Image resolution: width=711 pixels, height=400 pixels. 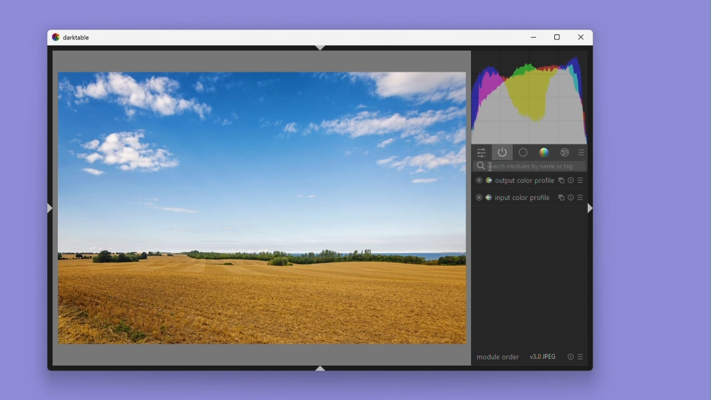 I want to click on Show only active models, so click(x=503, y=153).